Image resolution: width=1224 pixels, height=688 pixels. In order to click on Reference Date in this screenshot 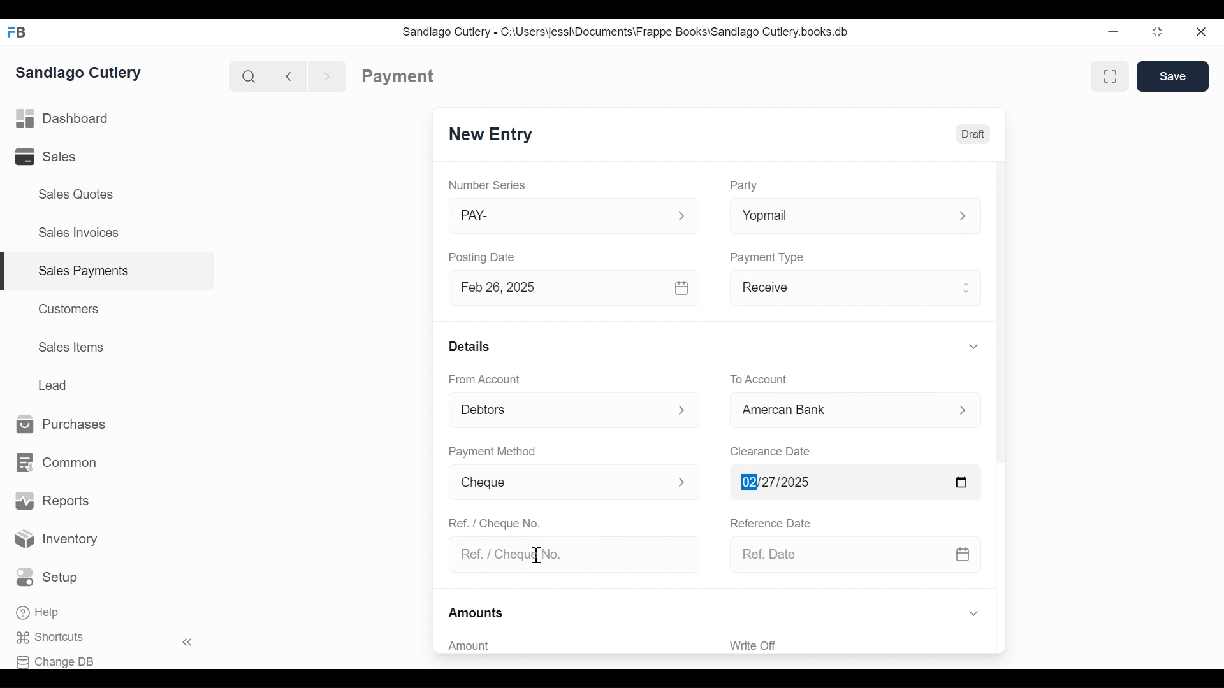, I will do `click(769, 522)`.